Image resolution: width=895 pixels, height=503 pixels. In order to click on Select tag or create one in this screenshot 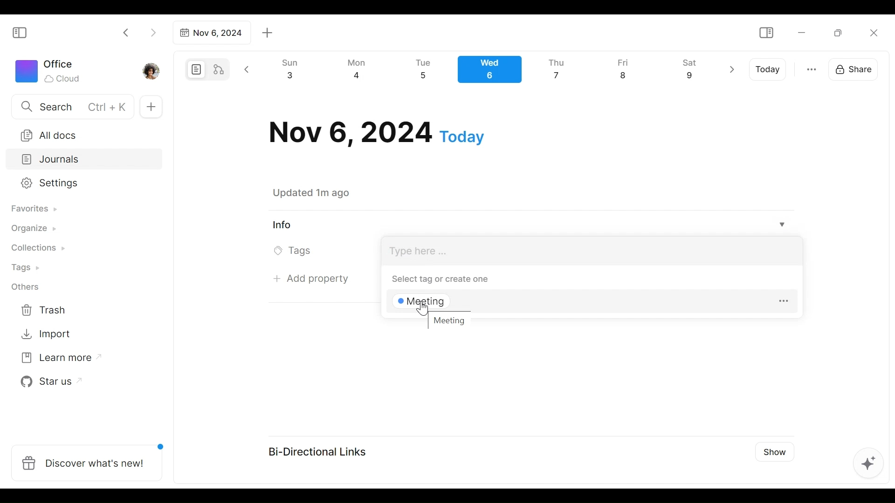, I will do `click(435, 279)`.